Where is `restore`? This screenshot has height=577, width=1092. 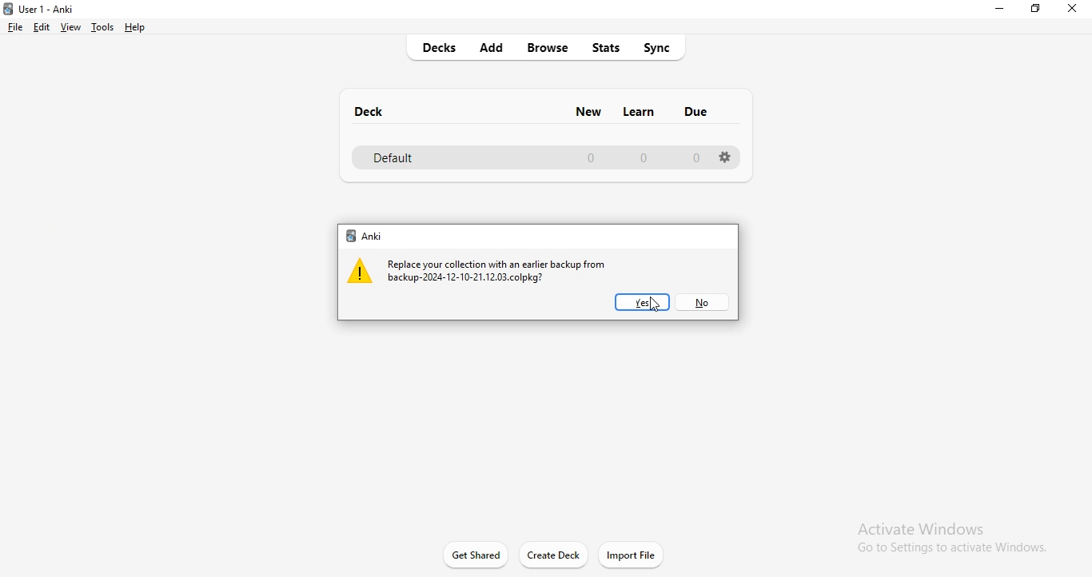
restore is located at coordinates (1038, 12).